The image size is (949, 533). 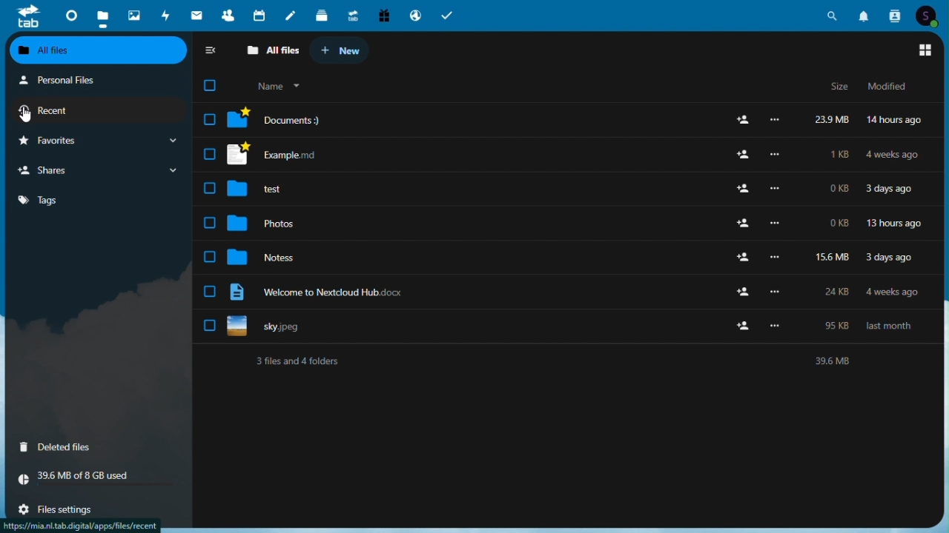 I want to click on checkbox, so click(x=210, y=223).